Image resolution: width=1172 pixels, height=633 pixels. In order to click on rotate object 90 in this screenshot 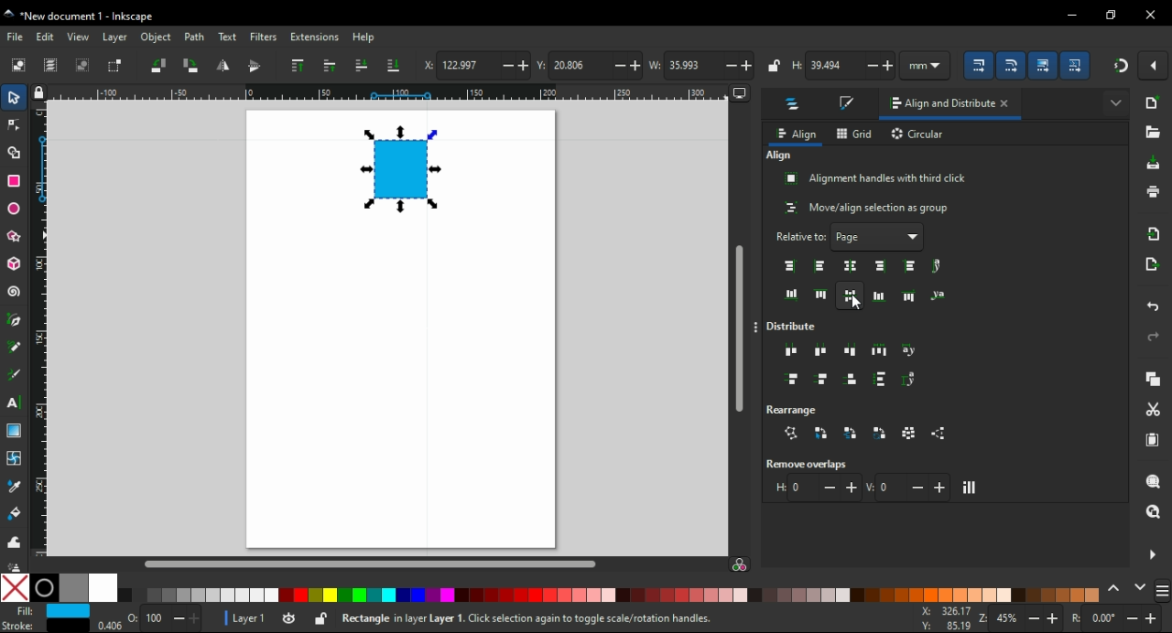, I will do `click(192, 65)`.